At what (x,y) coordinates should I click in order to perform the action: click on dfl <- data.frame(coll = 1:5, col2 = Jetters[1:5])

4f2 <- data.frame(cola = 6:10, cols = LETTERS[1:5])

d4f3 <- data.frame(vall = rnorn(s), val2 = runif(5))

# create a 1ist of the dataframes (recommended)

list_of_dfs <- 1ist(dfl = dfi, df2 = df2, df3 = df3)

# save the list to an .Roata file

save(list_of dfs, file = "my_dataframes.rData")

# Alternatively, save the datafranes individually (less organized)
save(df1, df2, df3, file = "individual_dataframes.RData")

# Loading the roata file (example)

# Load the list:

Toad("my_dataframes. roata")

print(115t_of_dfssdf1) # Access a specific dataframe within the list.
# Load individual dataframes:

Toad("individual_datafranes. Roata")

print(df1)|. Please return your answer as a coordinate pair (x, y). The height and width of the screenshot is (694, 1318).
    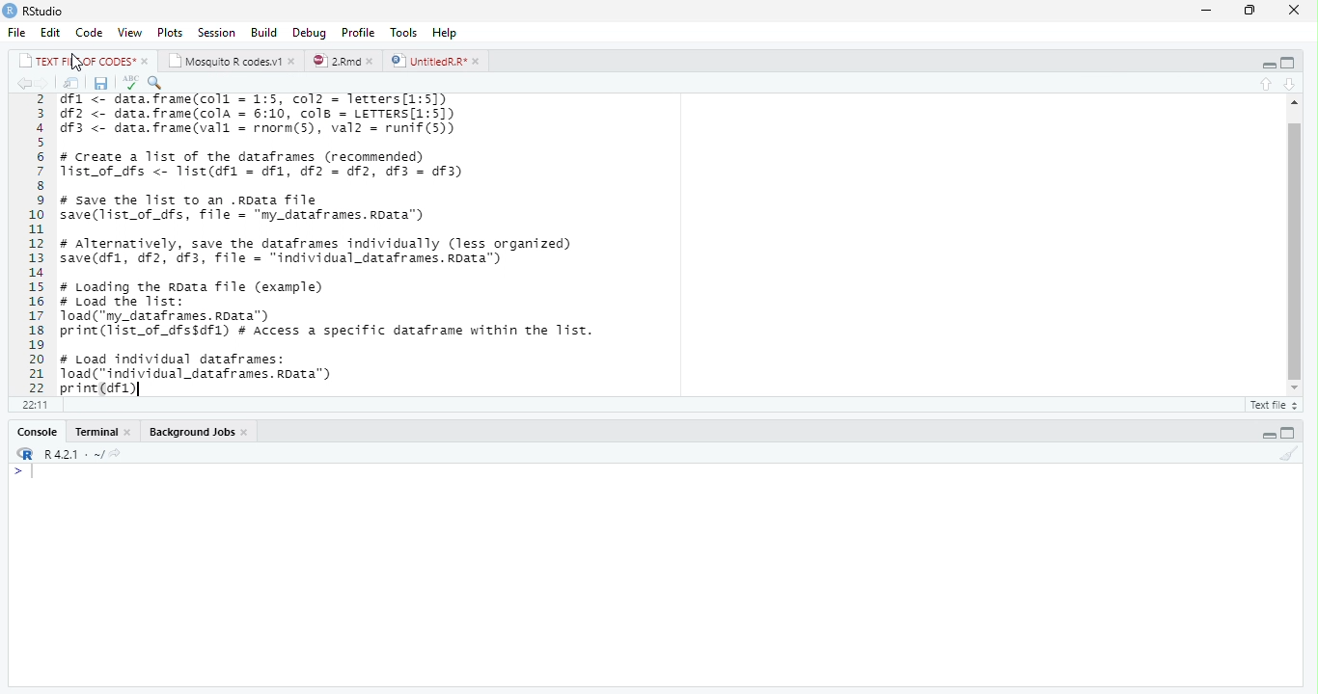
    Looking at the image, I should click on (343, 244).